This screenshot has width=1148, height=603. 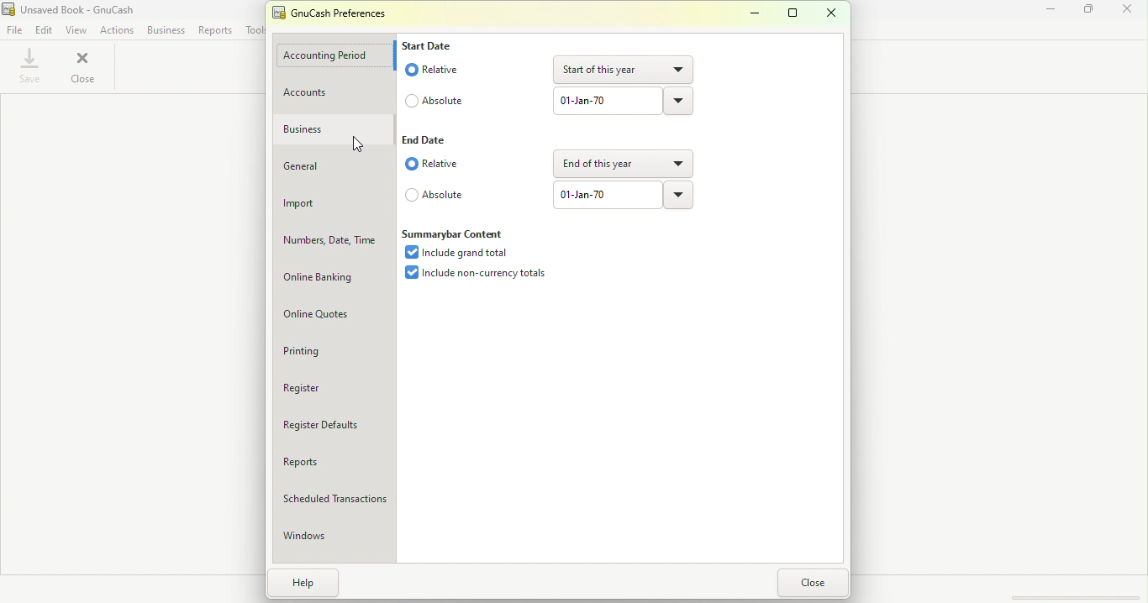 I want to click on GnuCash preferences, so click(x=334, y=14).